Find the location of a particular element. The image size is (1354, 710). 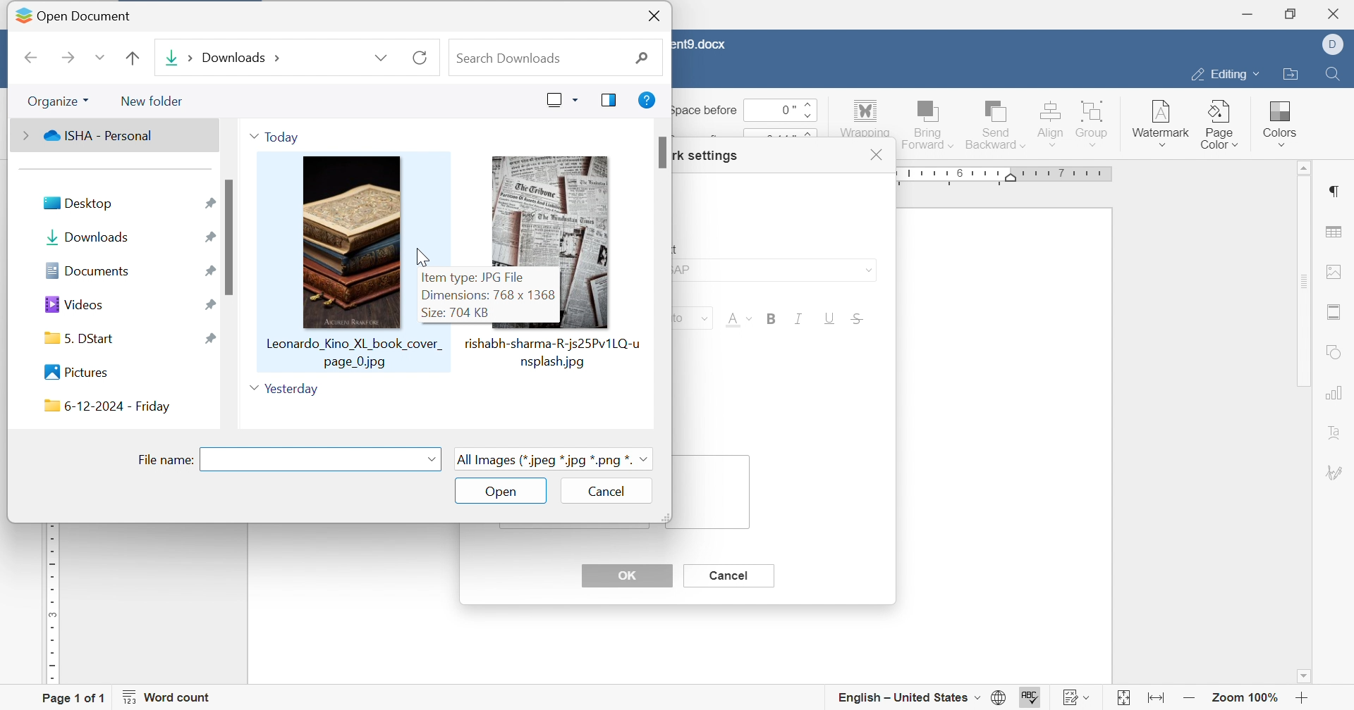

fit to page is located at coordinates (1122, 700).